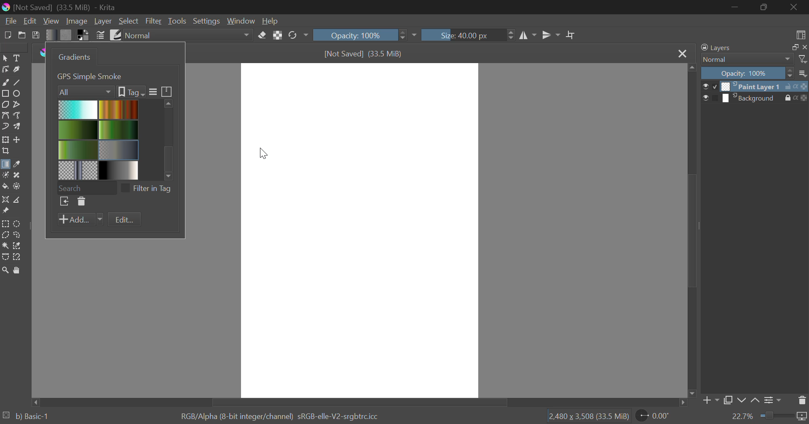  What do you see at coordinates (131, 92) in the screenshot?
I see `Tag` at bounding box center [131, 92].